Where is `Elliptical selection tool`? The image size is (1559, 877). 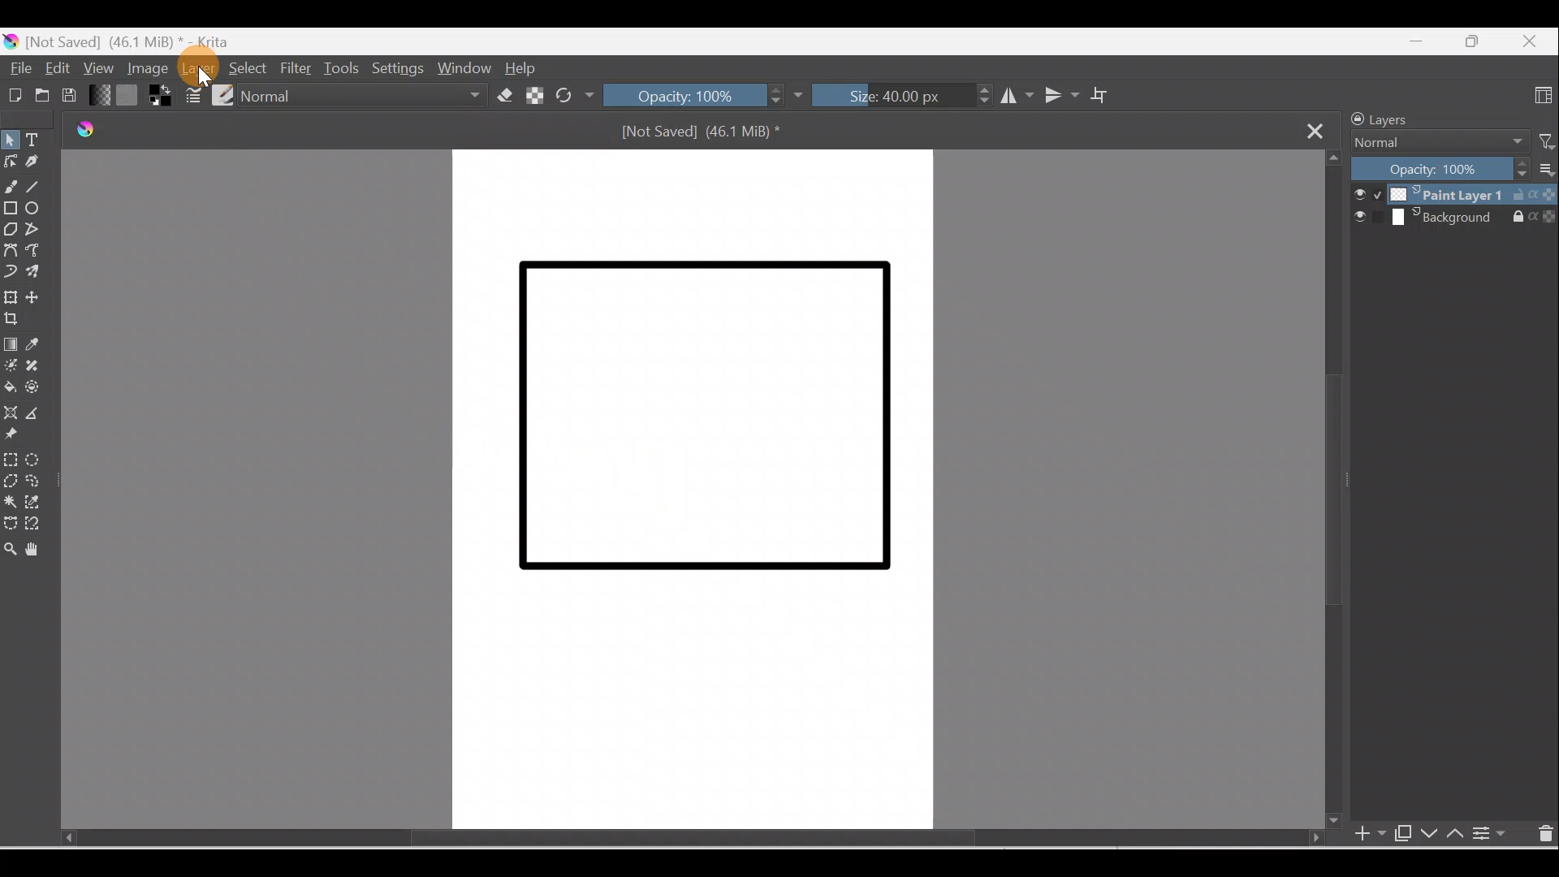 Elliptical selection tool is located at coordinates (37, 460).